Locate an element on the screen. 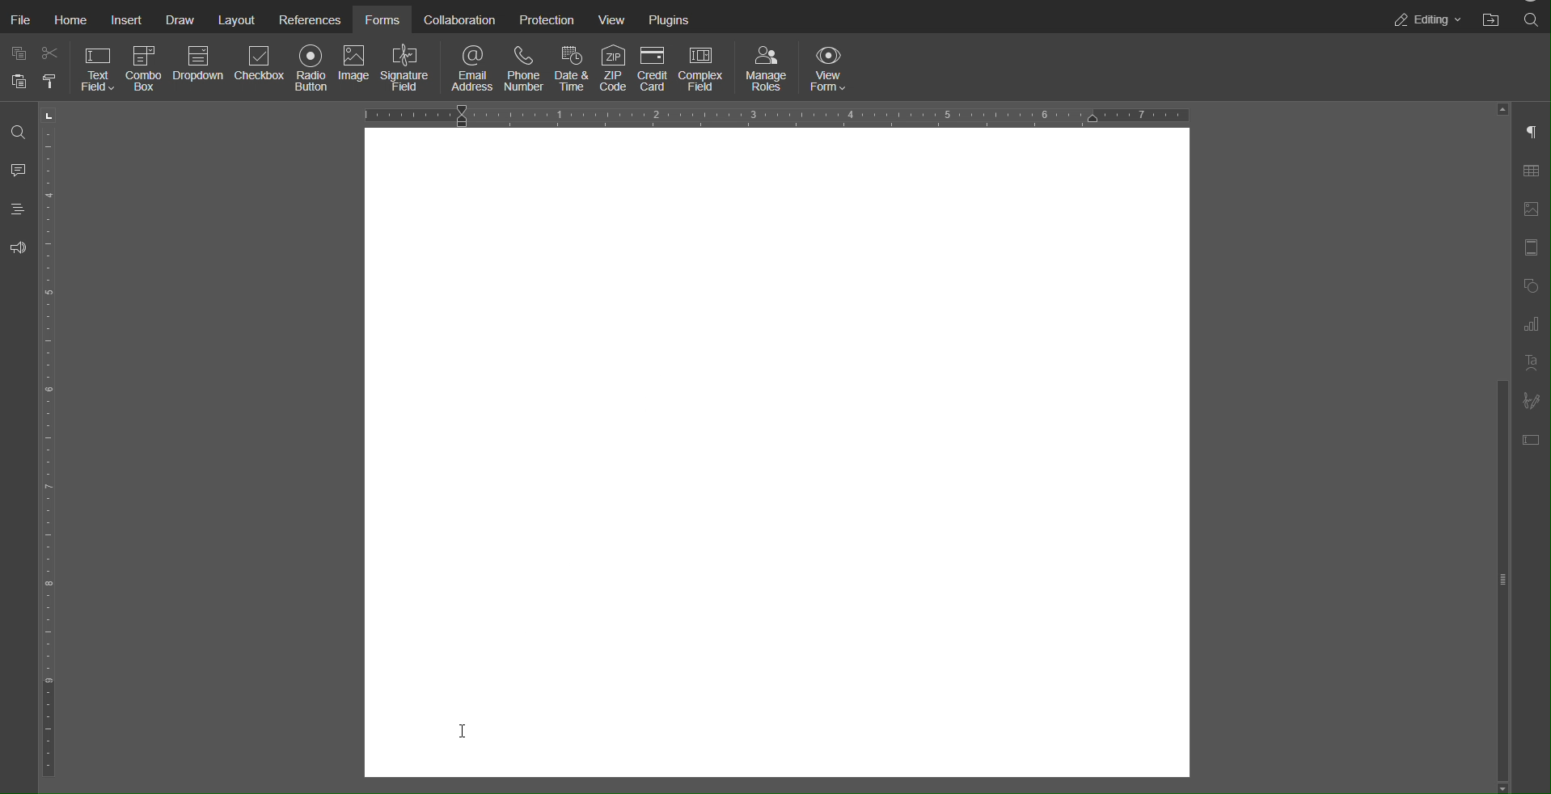  blank page is located at coordinates (769, 457).